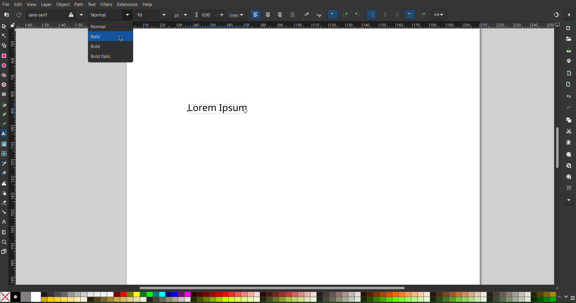 Image resolution: width=576 pixels, height=303 pixels. Describe the element at coordinates (569, 143) in the screenshot. I see `Paste` at that location.